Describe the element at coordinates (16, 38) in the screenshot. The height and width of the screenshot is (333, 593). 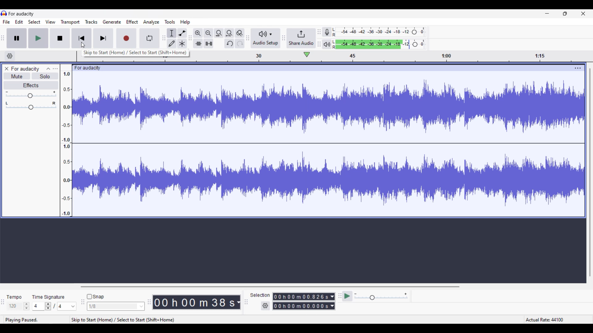
I see `Pause` at that location.